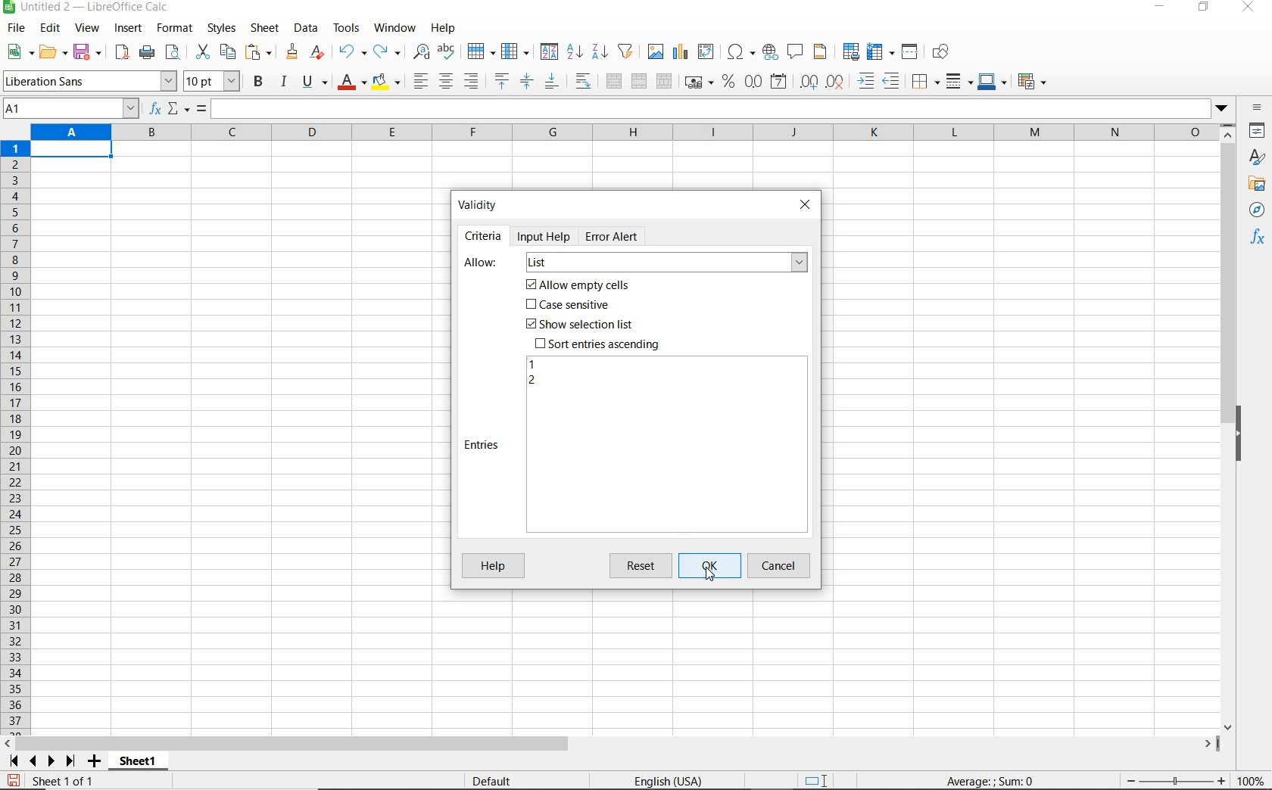 The width and height of the screenshot is (1272, 790). I want to click on center vertically, so click(526, 82).